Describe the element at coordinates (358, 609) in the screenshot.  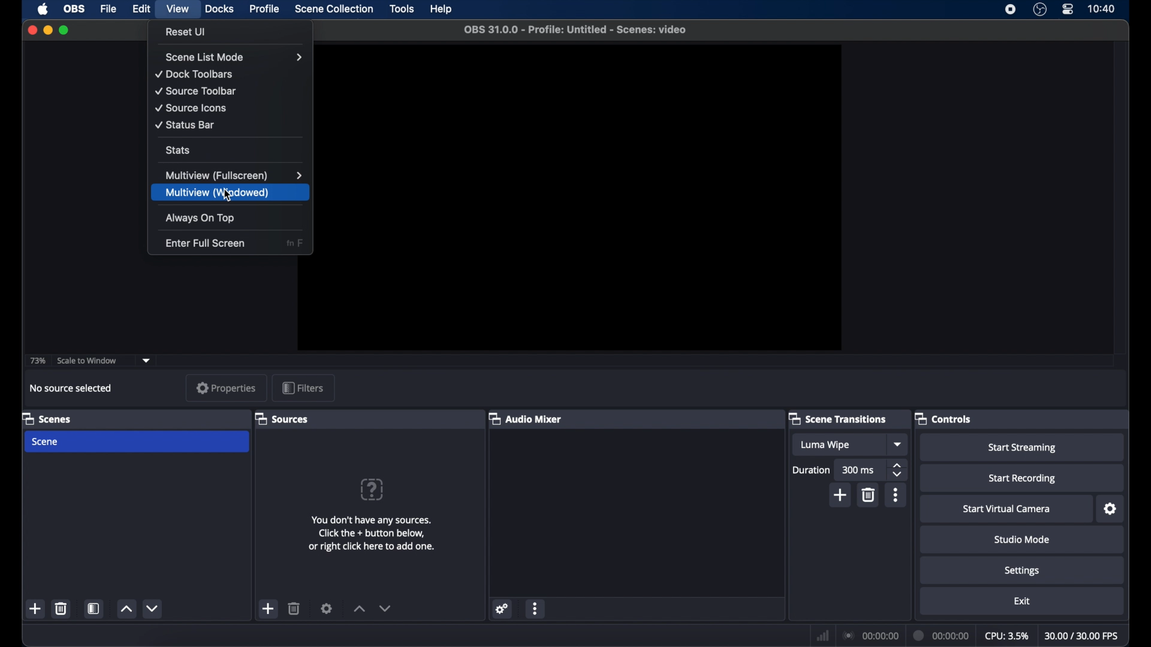
I see `increment` at that location.